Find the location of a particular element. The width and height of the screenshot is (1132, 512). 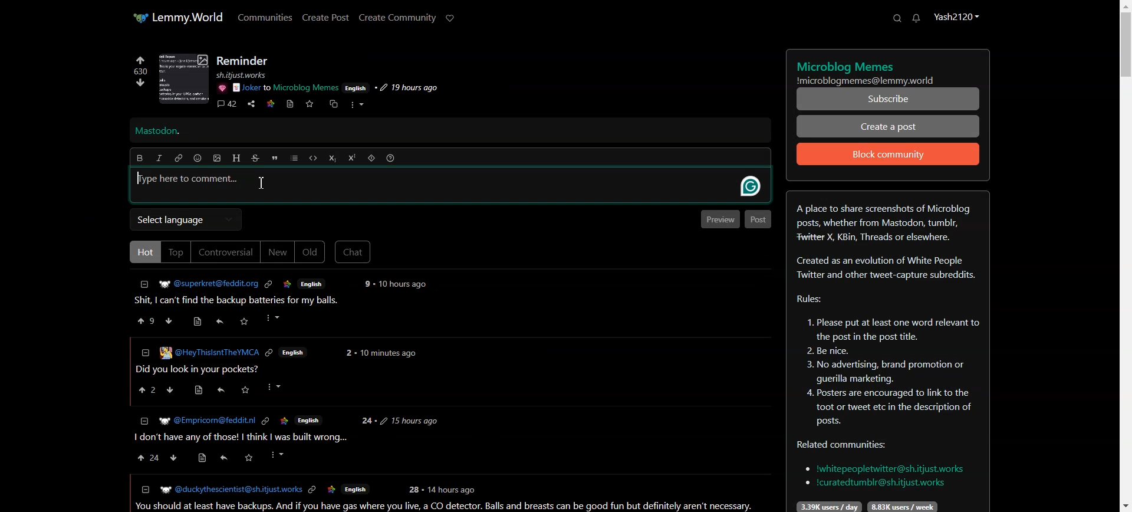

Text Cursor is located at coordinates (262, 183).